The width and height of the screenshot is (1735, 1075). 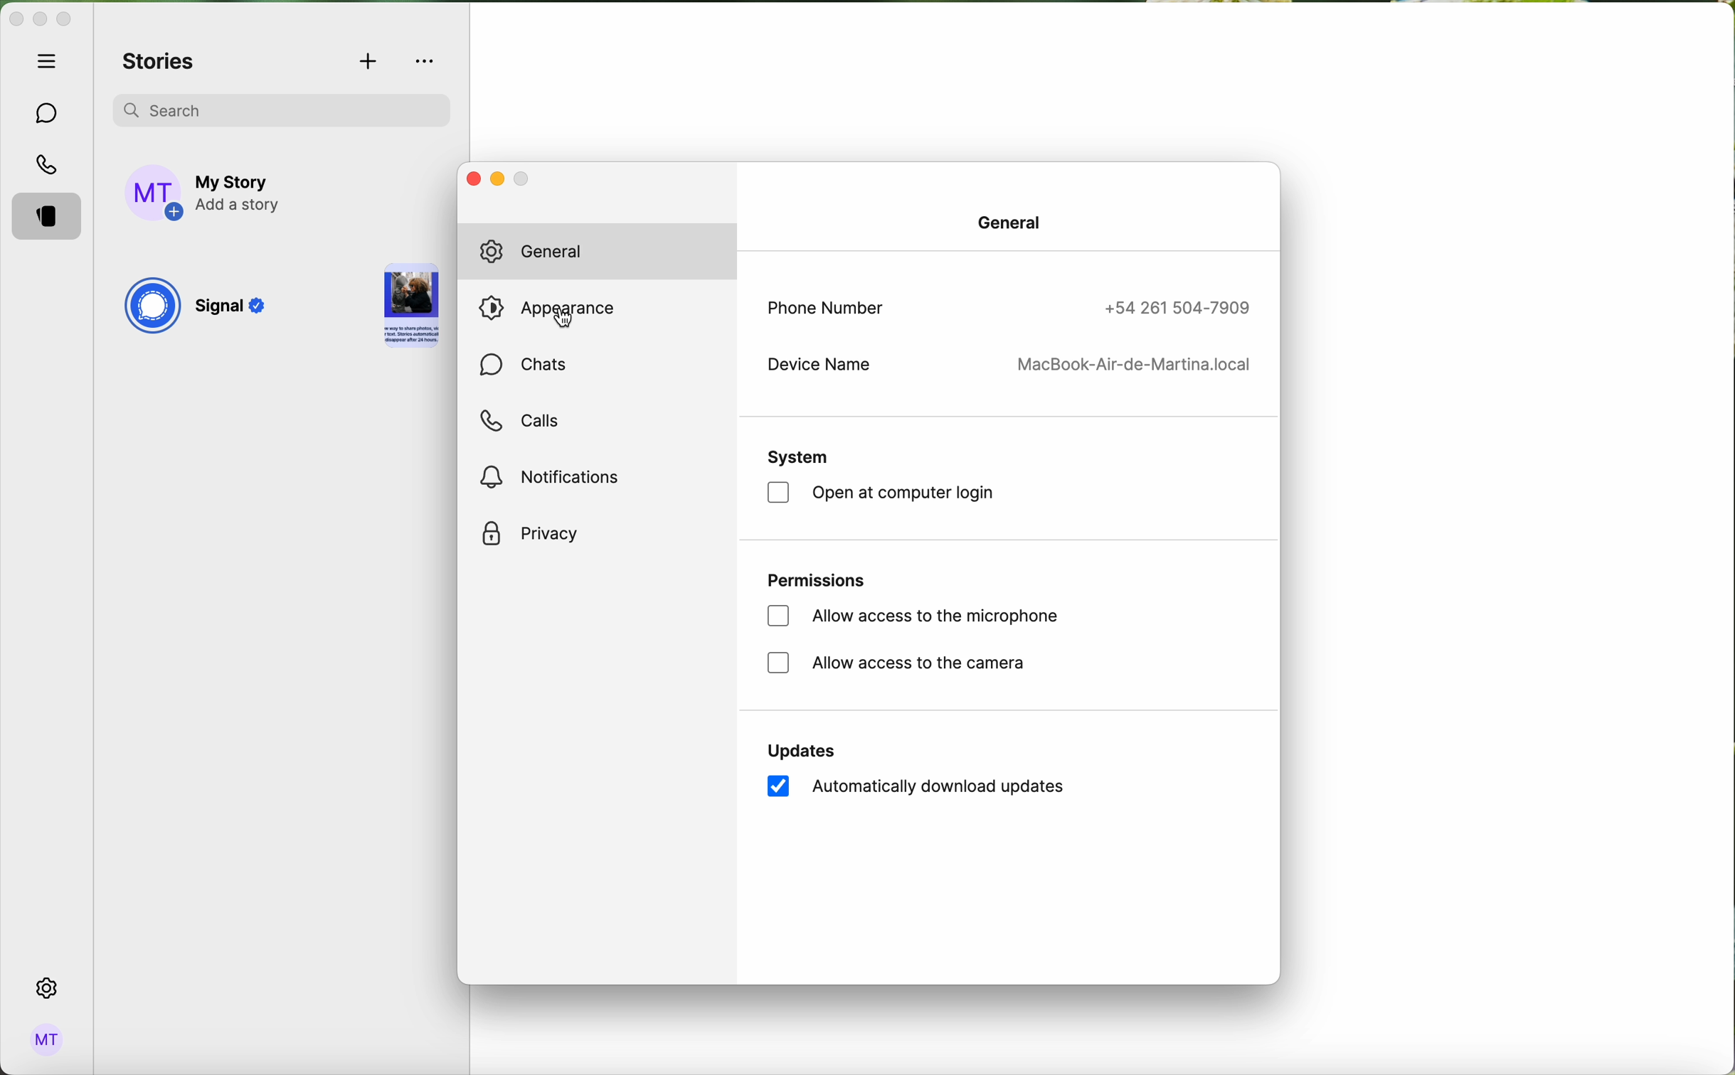 What do you see at coordinates (64, 19) in the screenshot?
I see `maximize` at bounding box center [64, 19].